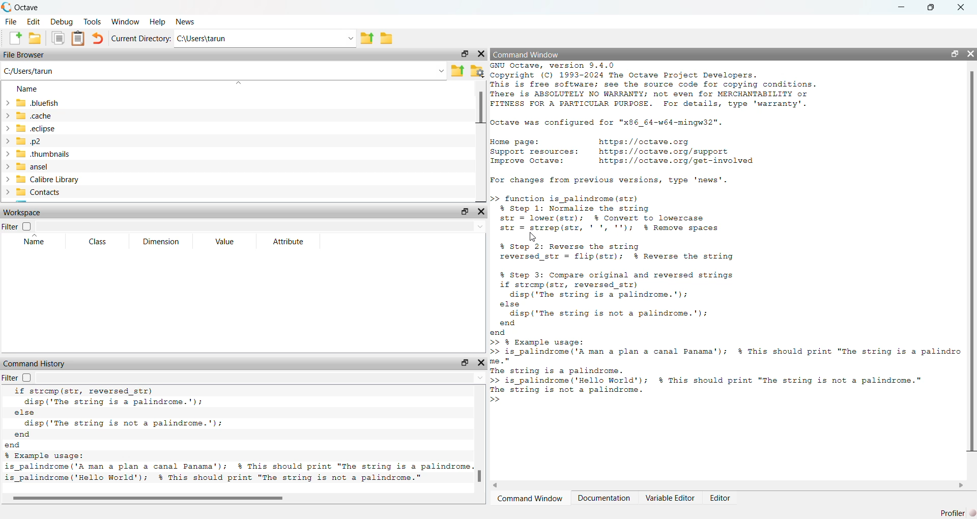 The height and width of the screenshot is (519, 977). Describe the element at coordinates (236, 462) in the screenshot. I see `code for palindrome` at that location.